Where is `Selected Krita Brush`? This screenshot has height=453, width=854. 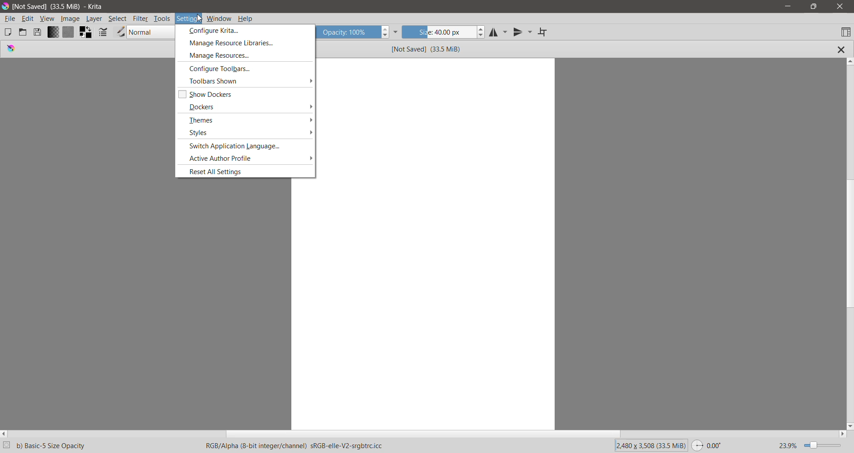 Selected Krita Brush is located at coordinates (50, 446).